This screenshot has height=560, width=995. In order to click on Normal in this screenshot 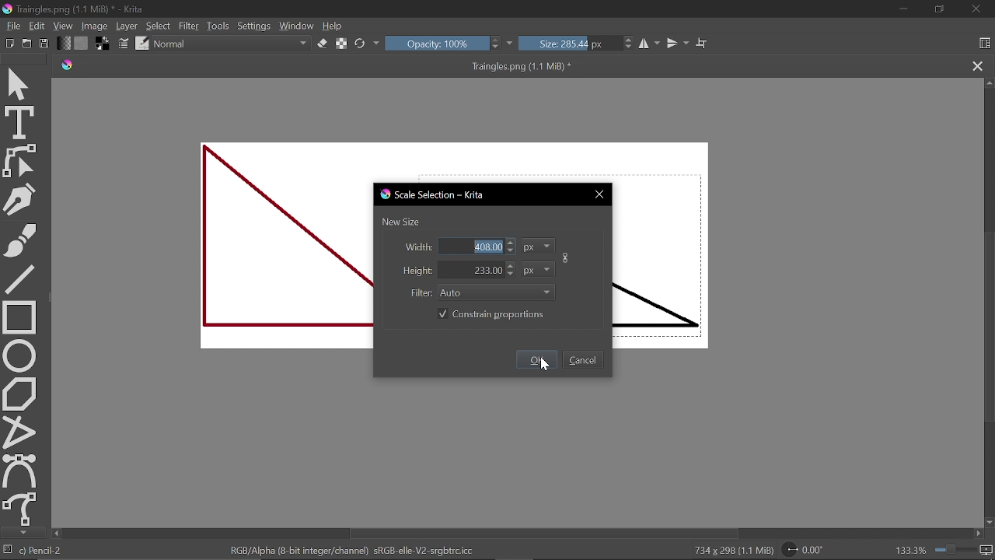, I will do `click(232, 44)`.